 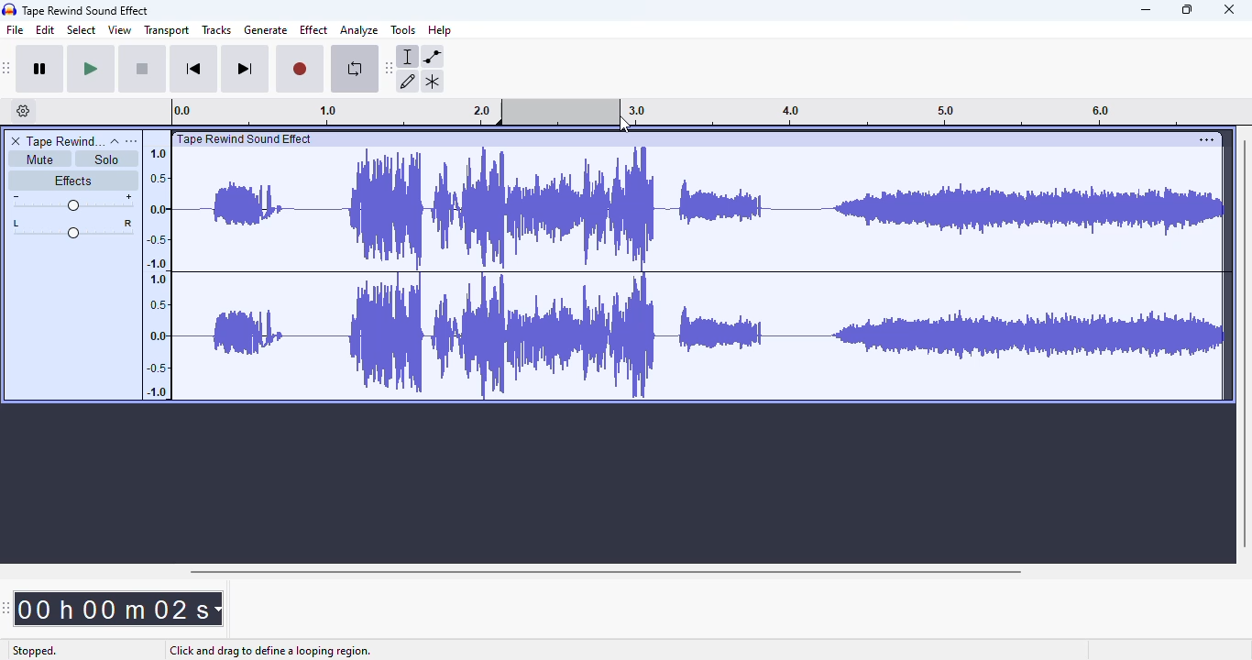 What do you see at coordinates (115, 141) in the screenshot?
I see `collapse` at bounding box center [115, 141].